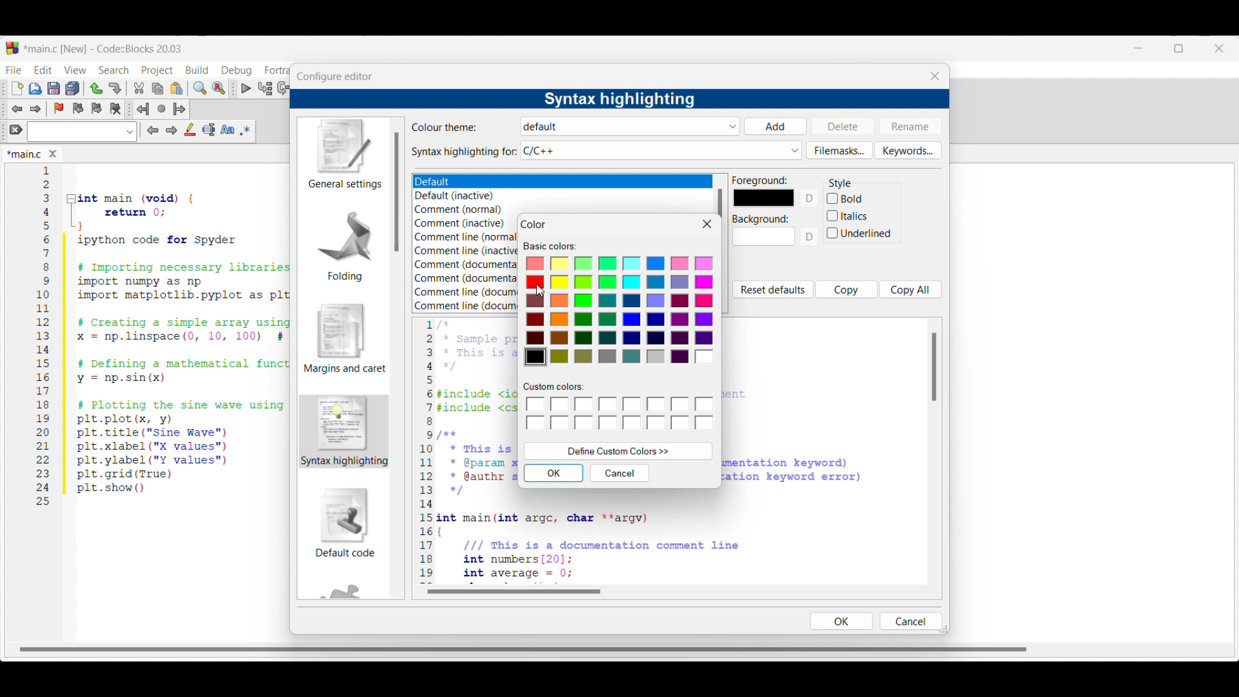 The image size is (1239, 697). What do you see at coordinates (236, 70) in the screenshot?
I see `Debug menu` at bounding box center [236, 70].